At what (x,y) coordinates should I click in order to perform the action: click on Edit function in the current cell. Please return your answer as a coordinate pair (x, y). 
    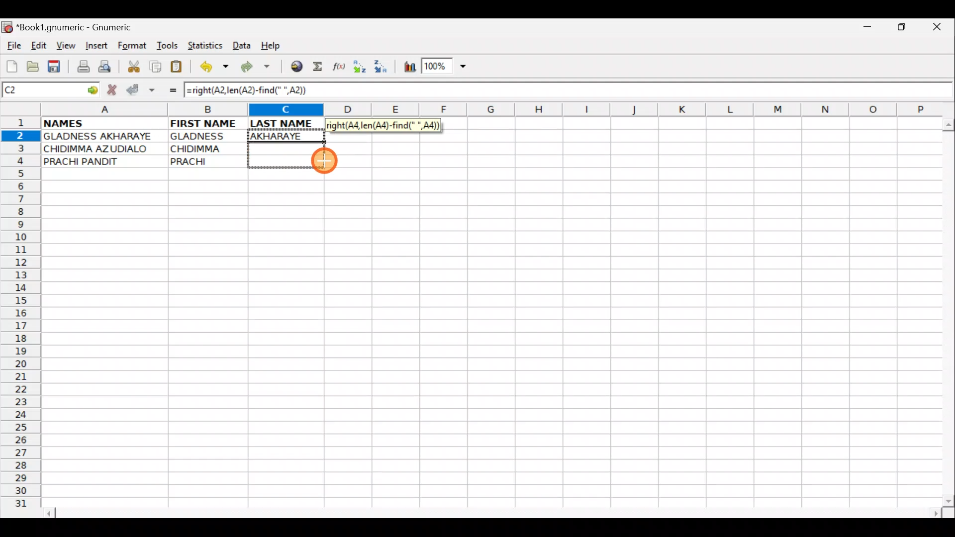
    Looking at the image, I should click on (341, 69).